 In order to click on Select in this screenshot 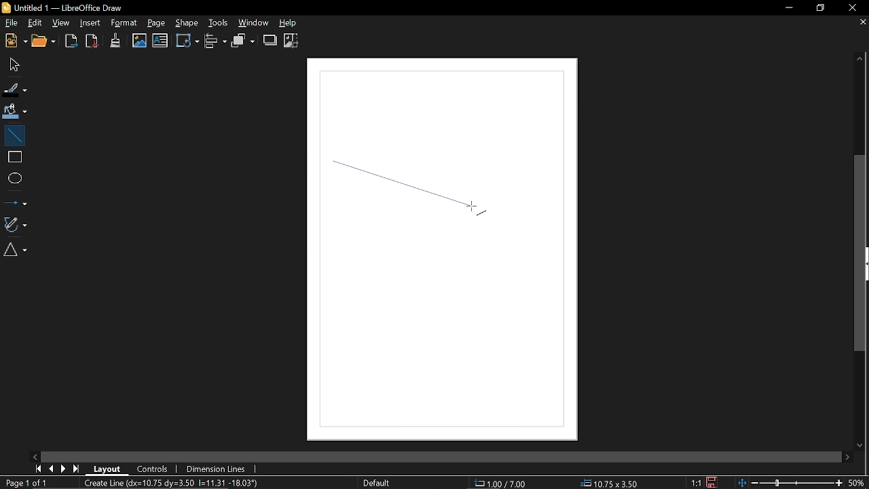, I will do `click(13, 65)`.